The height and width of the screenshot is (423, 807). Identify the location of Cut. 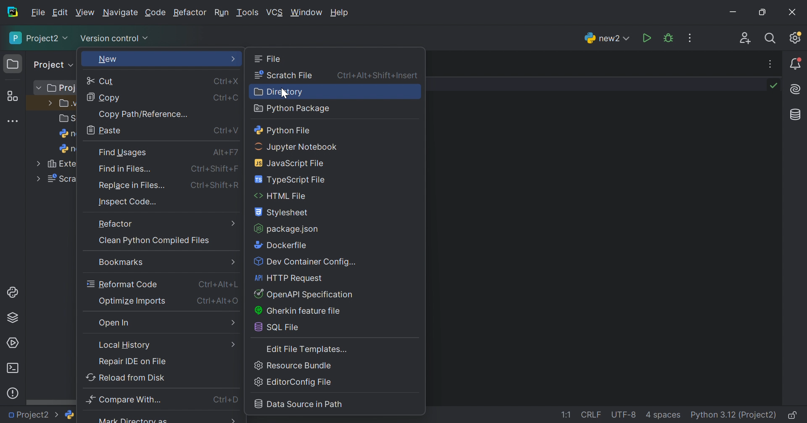
(103, 82).